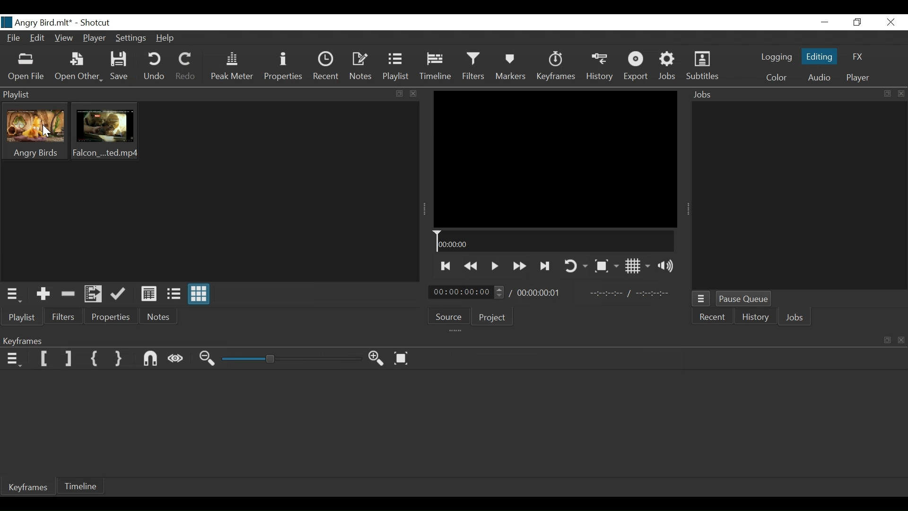 Image resolution: width=908 pixels, height=511 pixels. What do you see at coordinates (61, 317) in the screenshot?
I see `Filters` at bounding box center [61, 317].